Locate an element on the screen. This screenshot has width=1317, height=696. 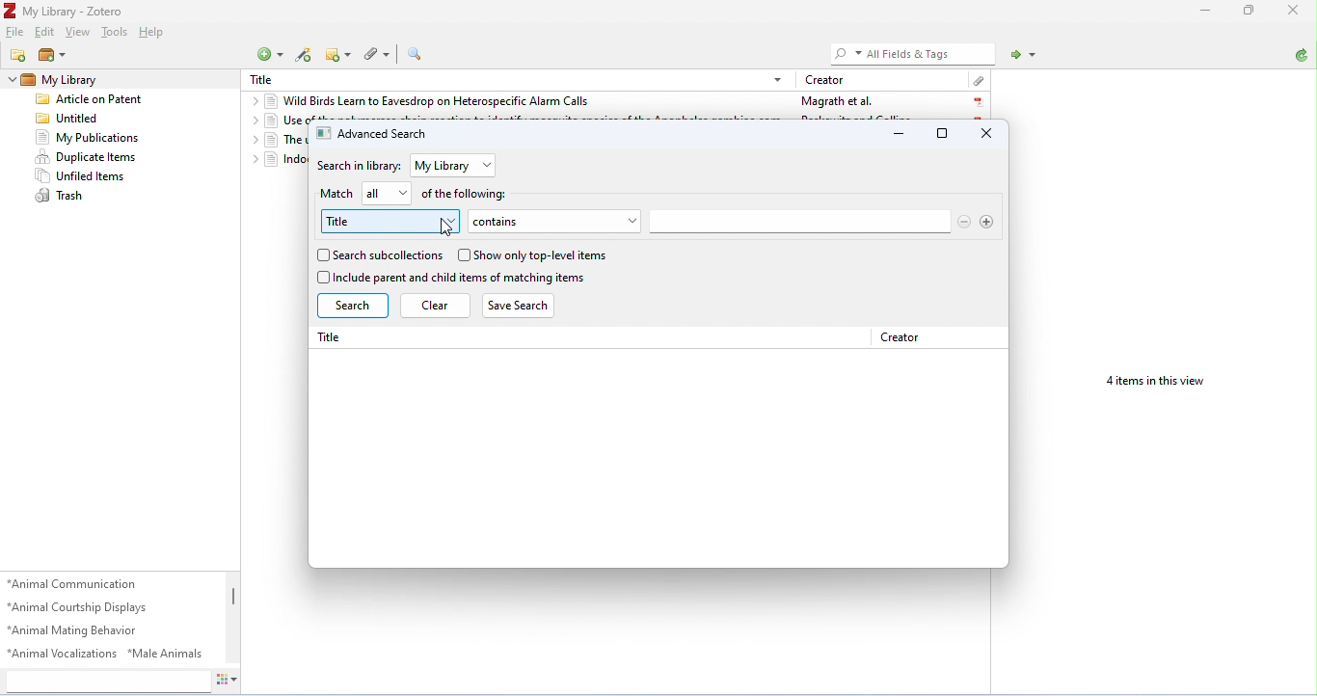
search tags is located at coordinates (106, 680).